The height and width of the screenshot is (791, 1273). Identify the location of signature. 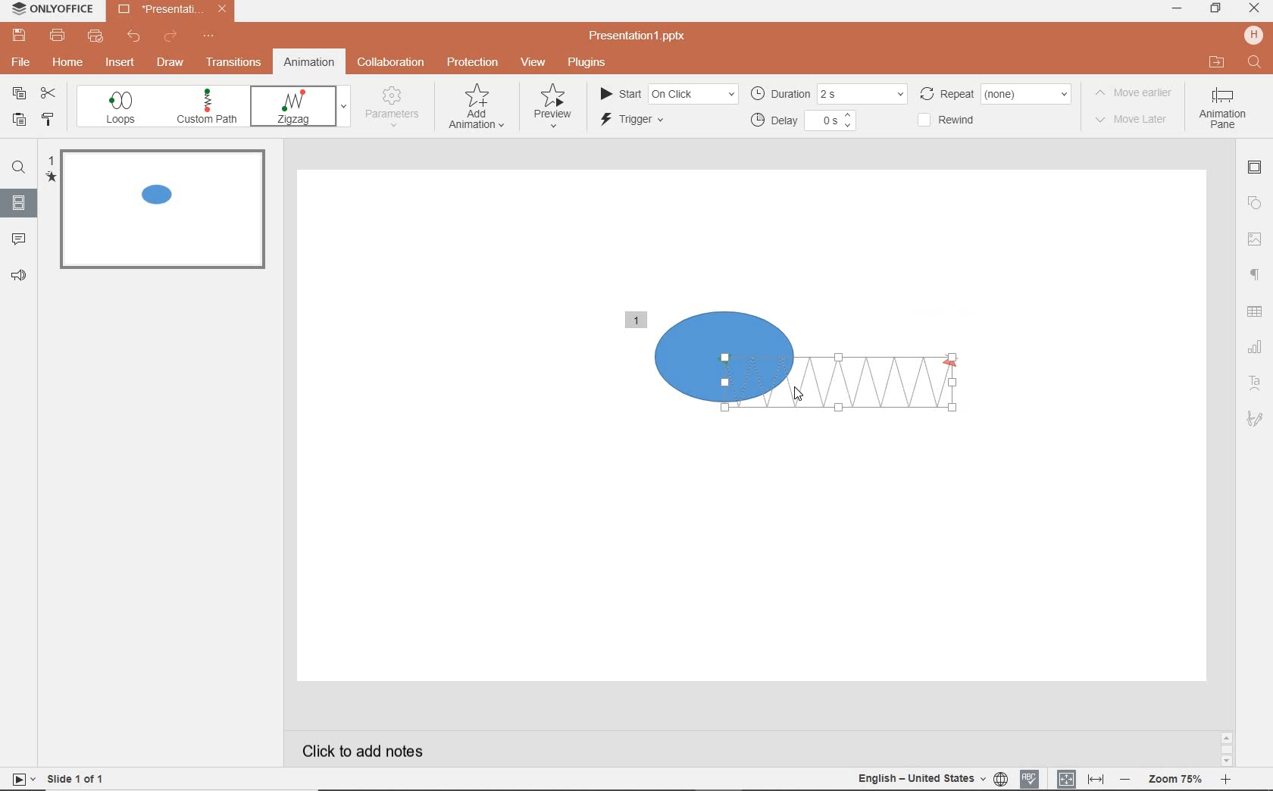
(1255, 420).